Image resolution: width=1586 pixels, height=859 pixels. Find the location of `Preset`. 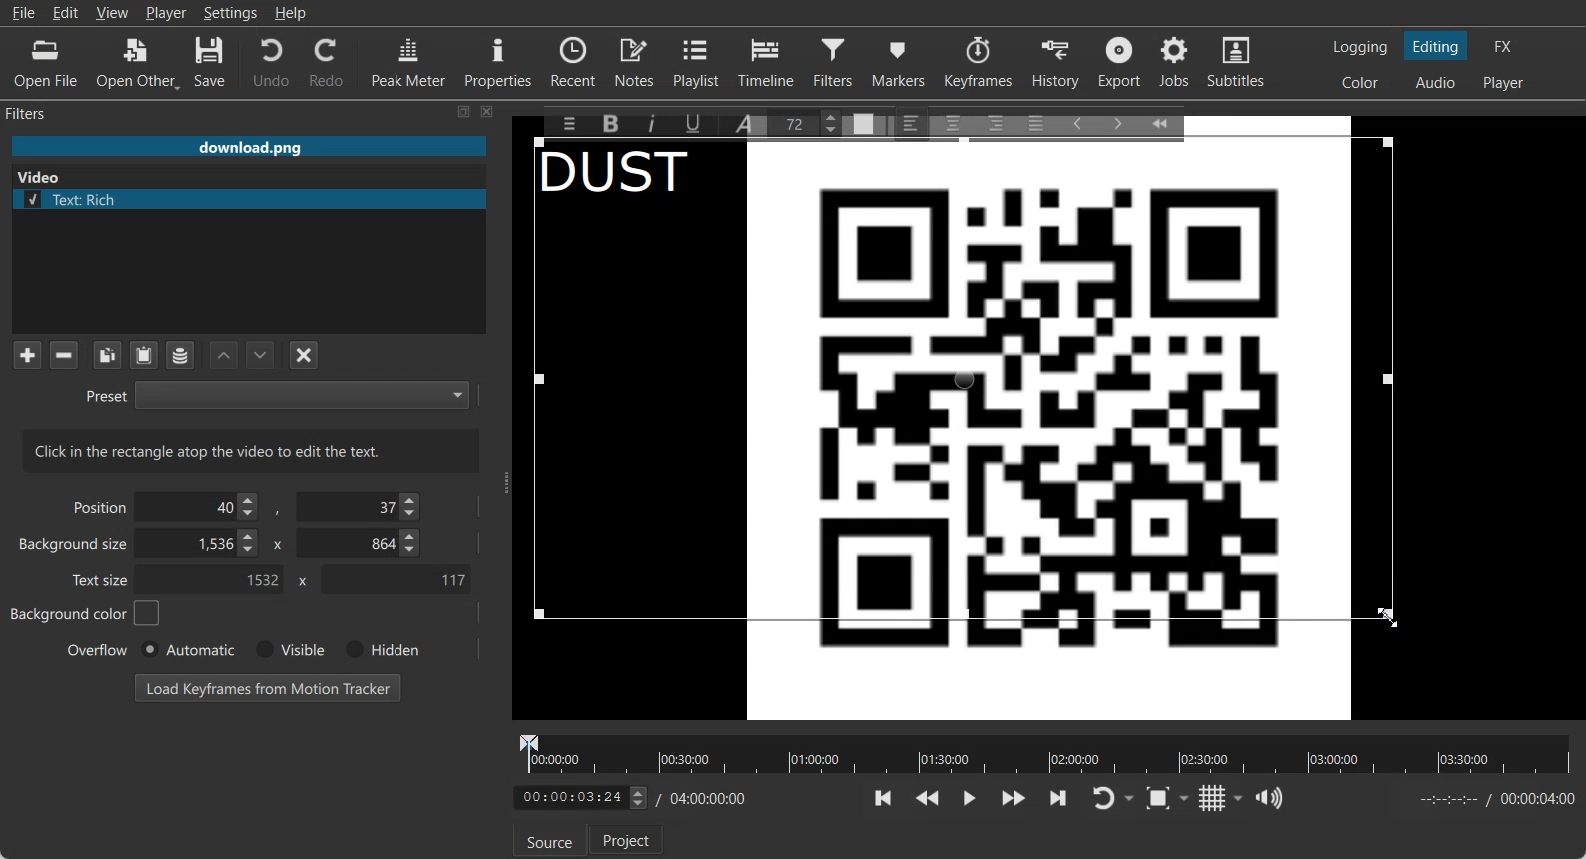

Preset is located at coordinates (277, 394).